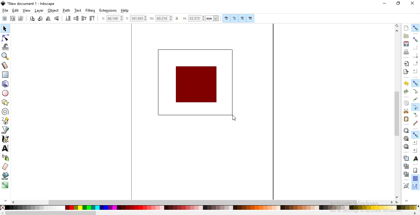 The height and width of the screenshot is (215, 420). What do you see at coordinates (5, 29) in the screenshot?
I see `select and transform objects` at bounding box center [5, 29].